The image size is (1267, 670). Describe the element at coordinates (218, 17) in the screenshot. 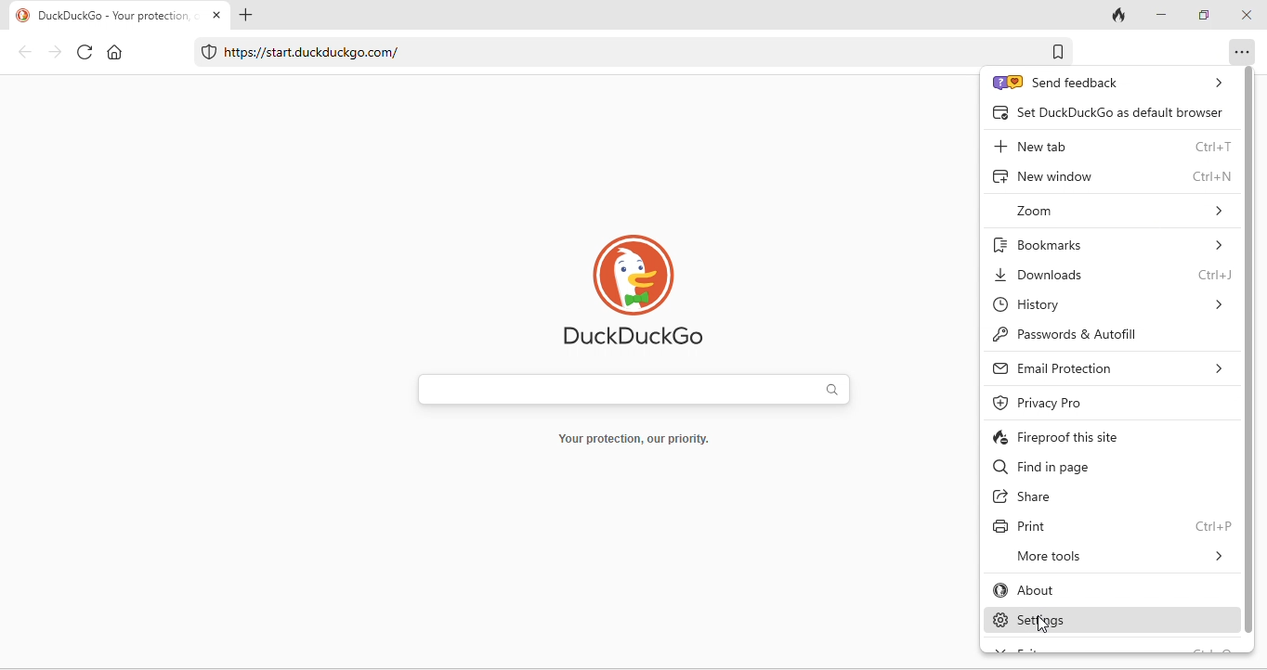

I see `close` at that location.